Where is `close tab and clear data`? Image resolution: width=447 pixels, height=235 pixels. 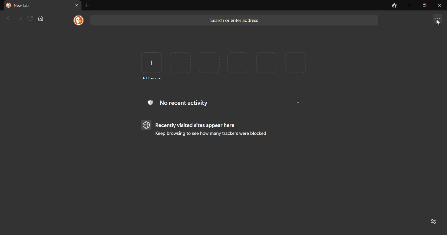
close tab and clear data is located at coordinates (394, 5).